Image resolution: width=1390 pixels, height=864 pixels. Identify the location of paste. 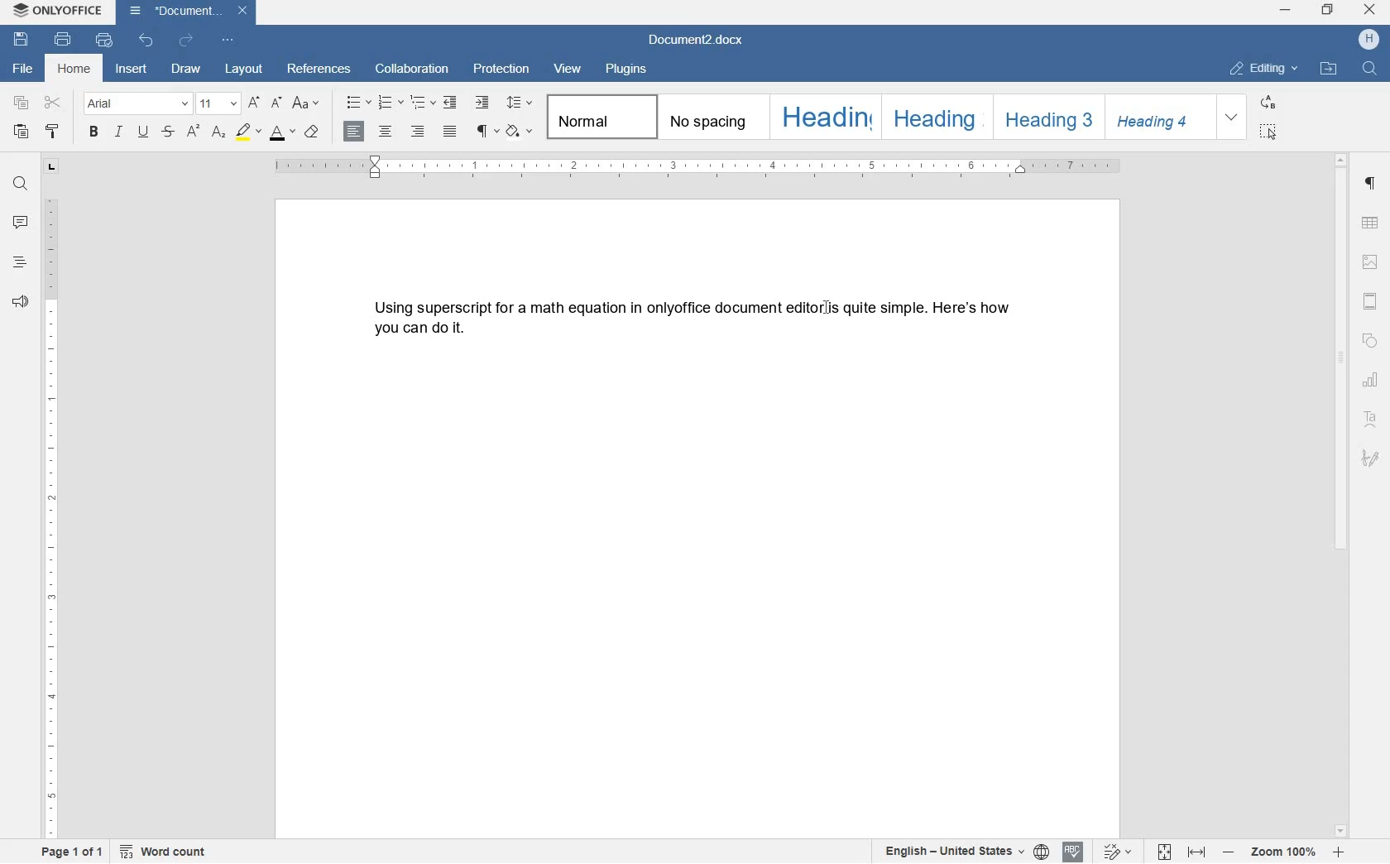
(21, 132).